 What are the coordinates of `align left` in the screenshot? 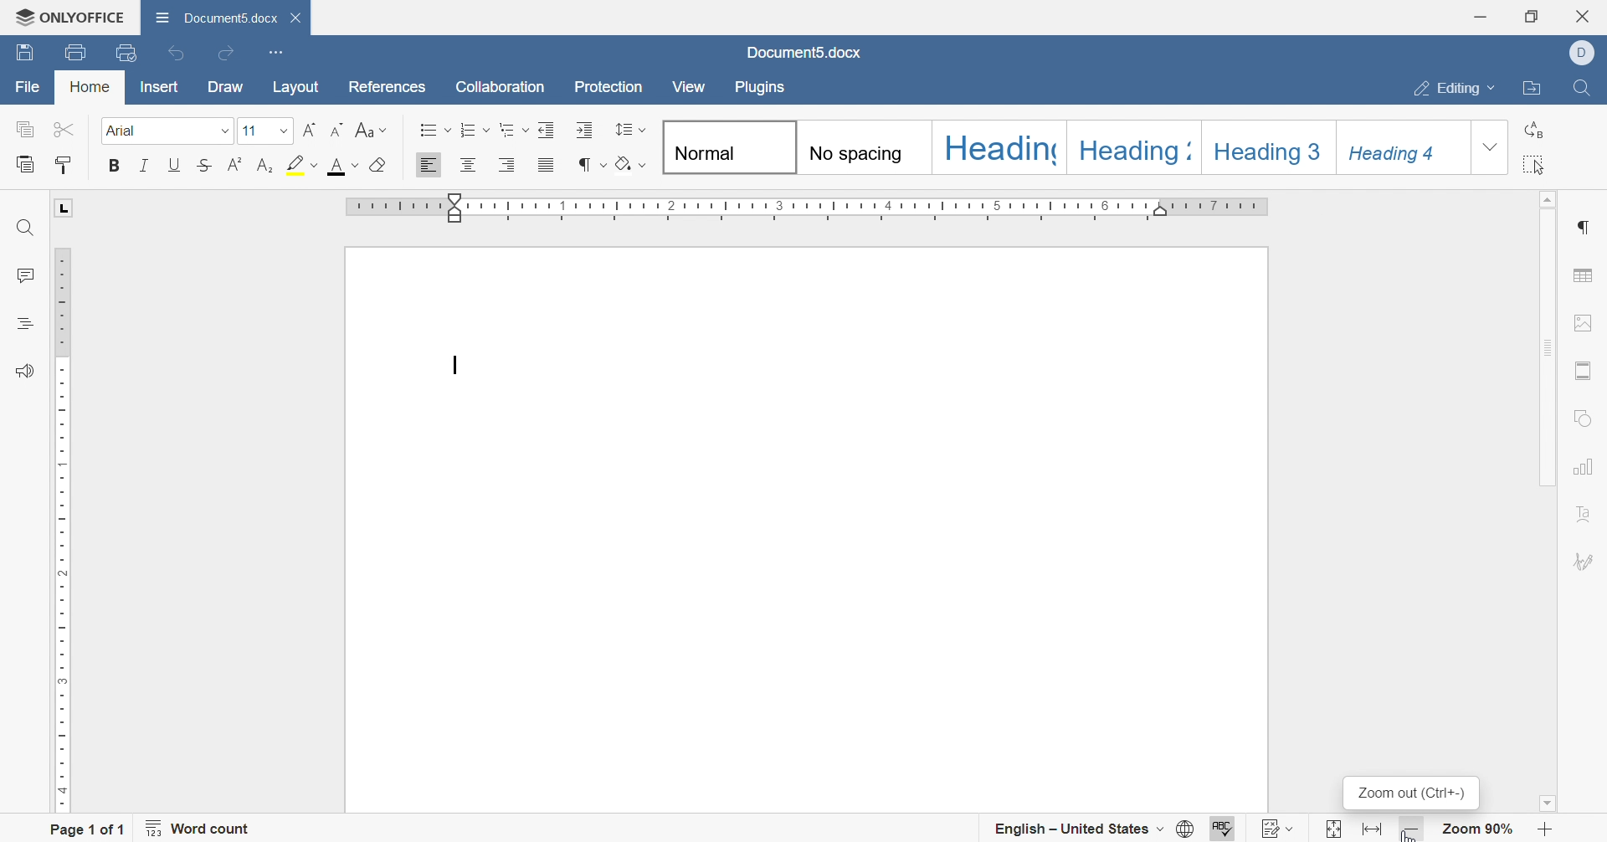 It's located at (429, 165).